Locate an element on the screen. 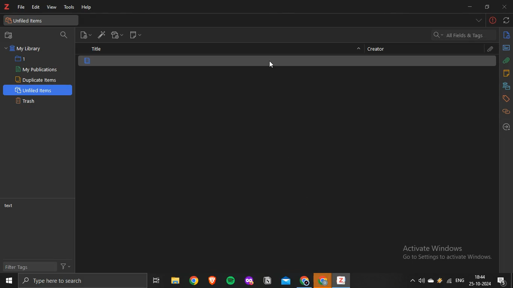  related is located at coordinates (507, 111).